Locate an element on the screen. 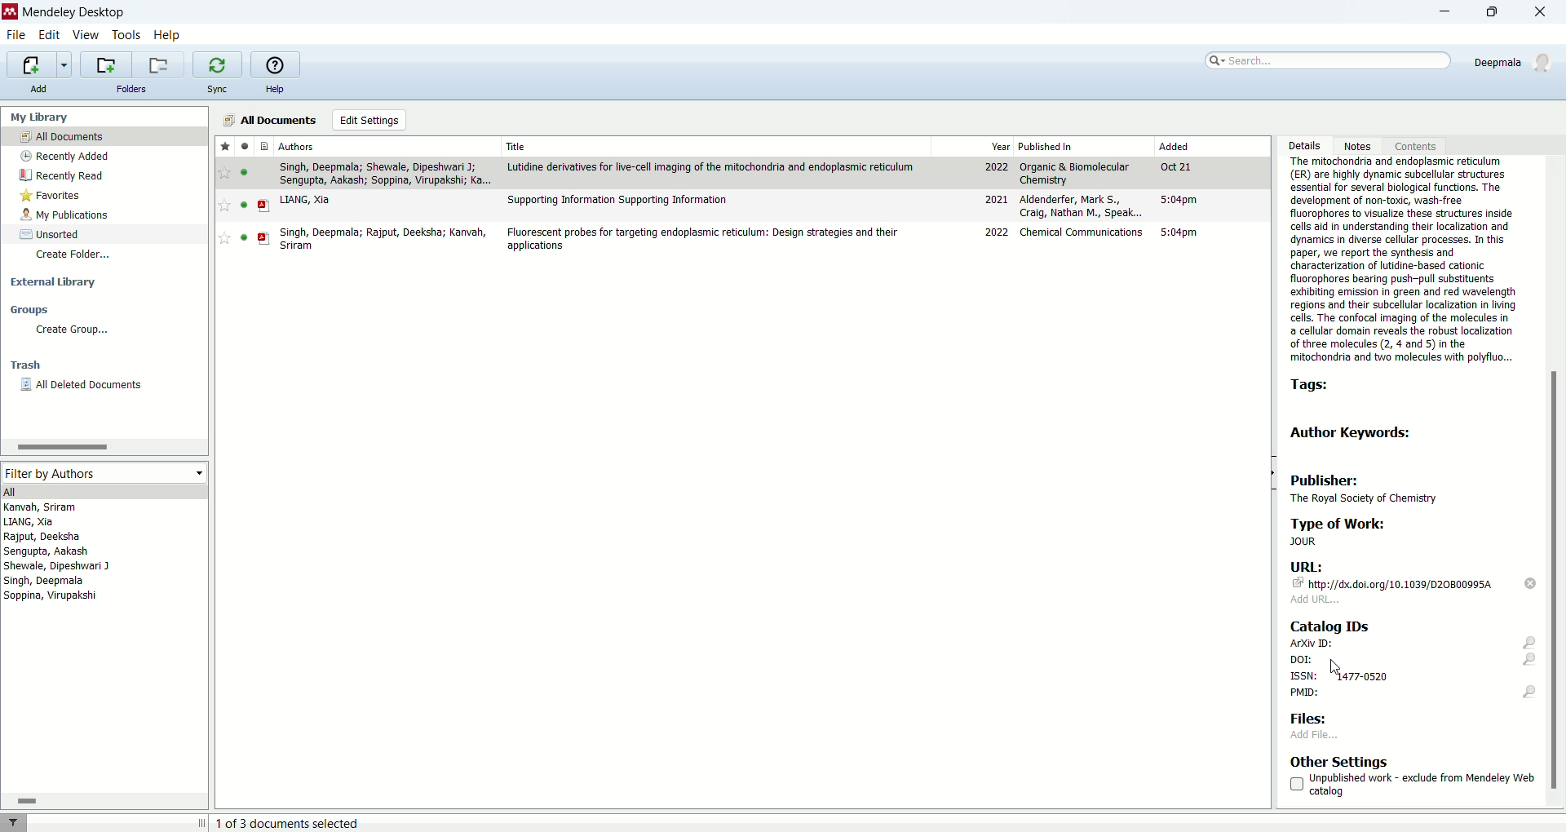 The width and height of the screenshot is (1566, 832). minimize is located at coordinates (1437, 14).